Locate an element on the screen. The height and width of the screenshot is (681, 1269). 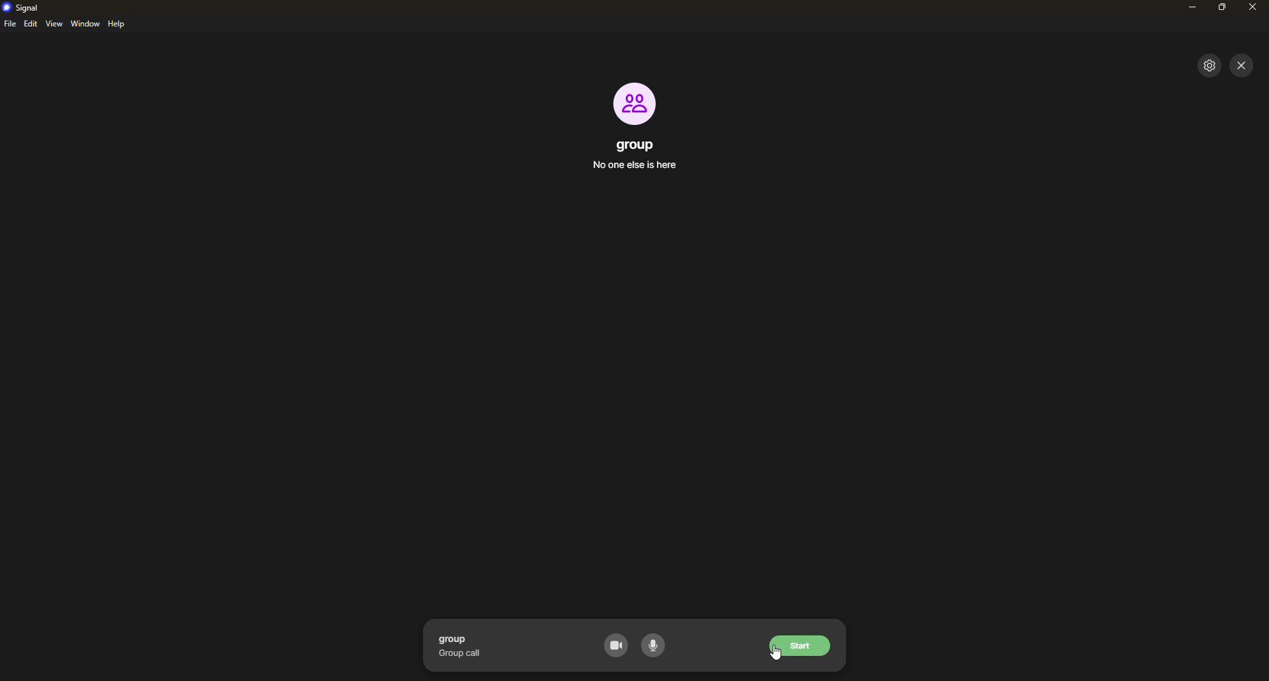
help is located at coordinates (119, 24).